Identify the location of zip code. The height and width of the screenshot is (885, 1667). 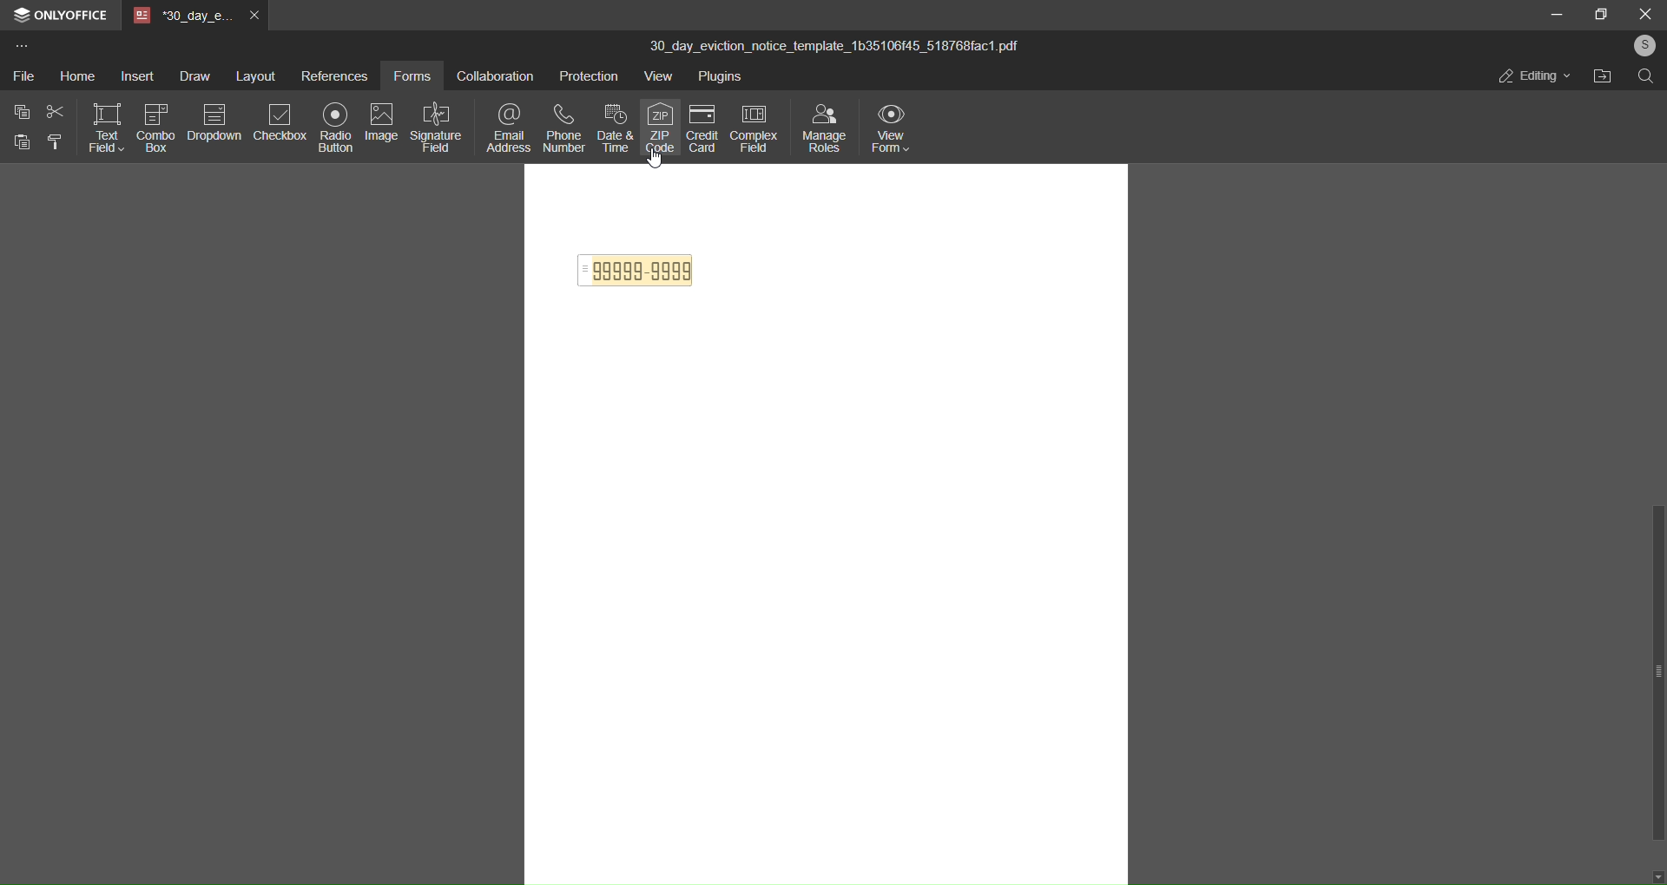
(657, 127).